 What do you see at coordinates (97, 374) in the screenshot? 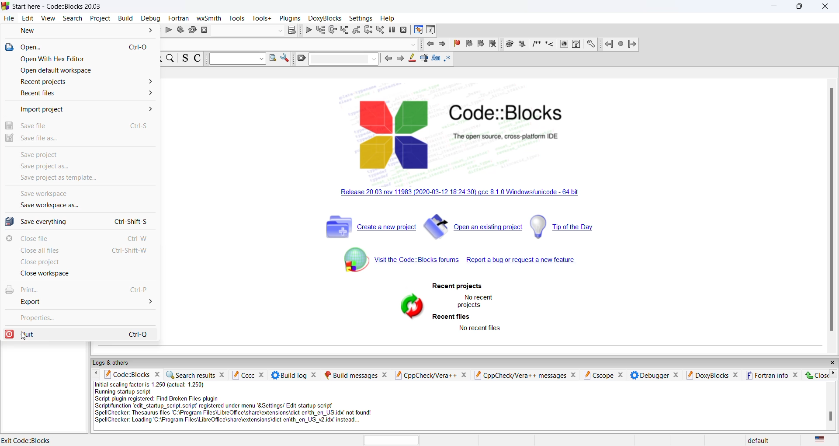
I see `move left` at bounding box center [97, 374].